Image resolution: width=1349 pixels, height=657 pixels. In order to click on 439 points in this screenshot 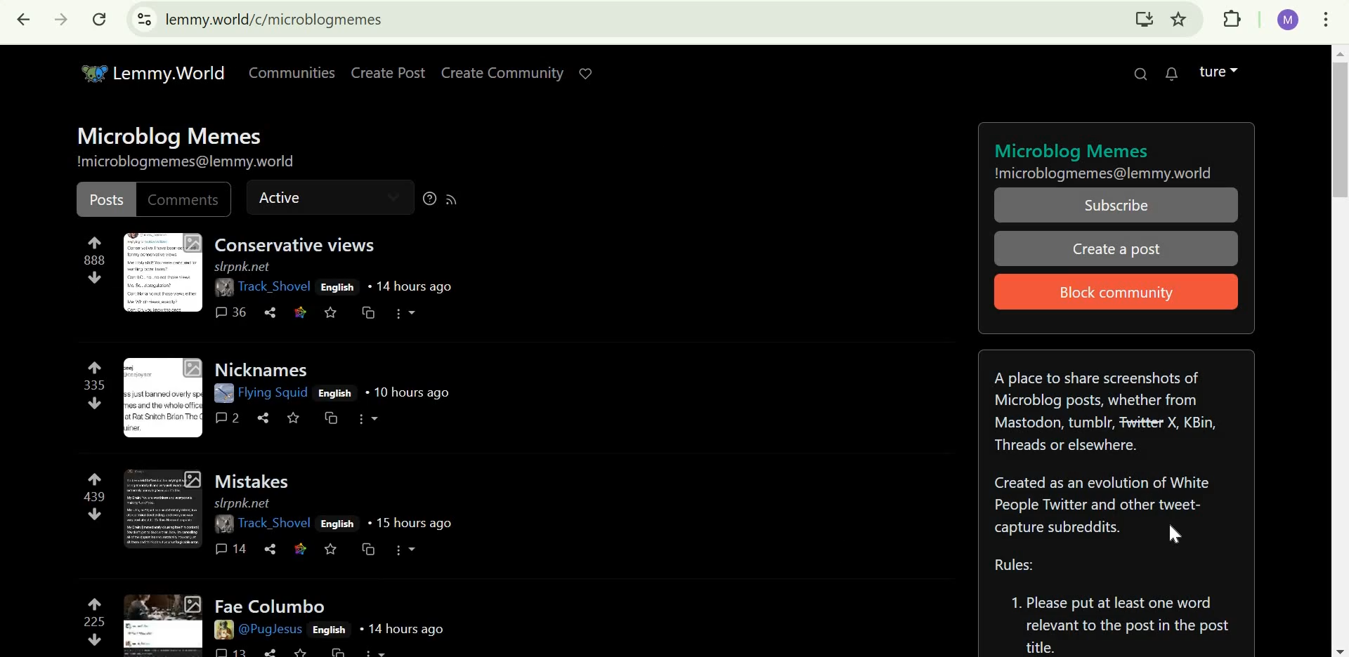, I will do `click(96, 497)`.